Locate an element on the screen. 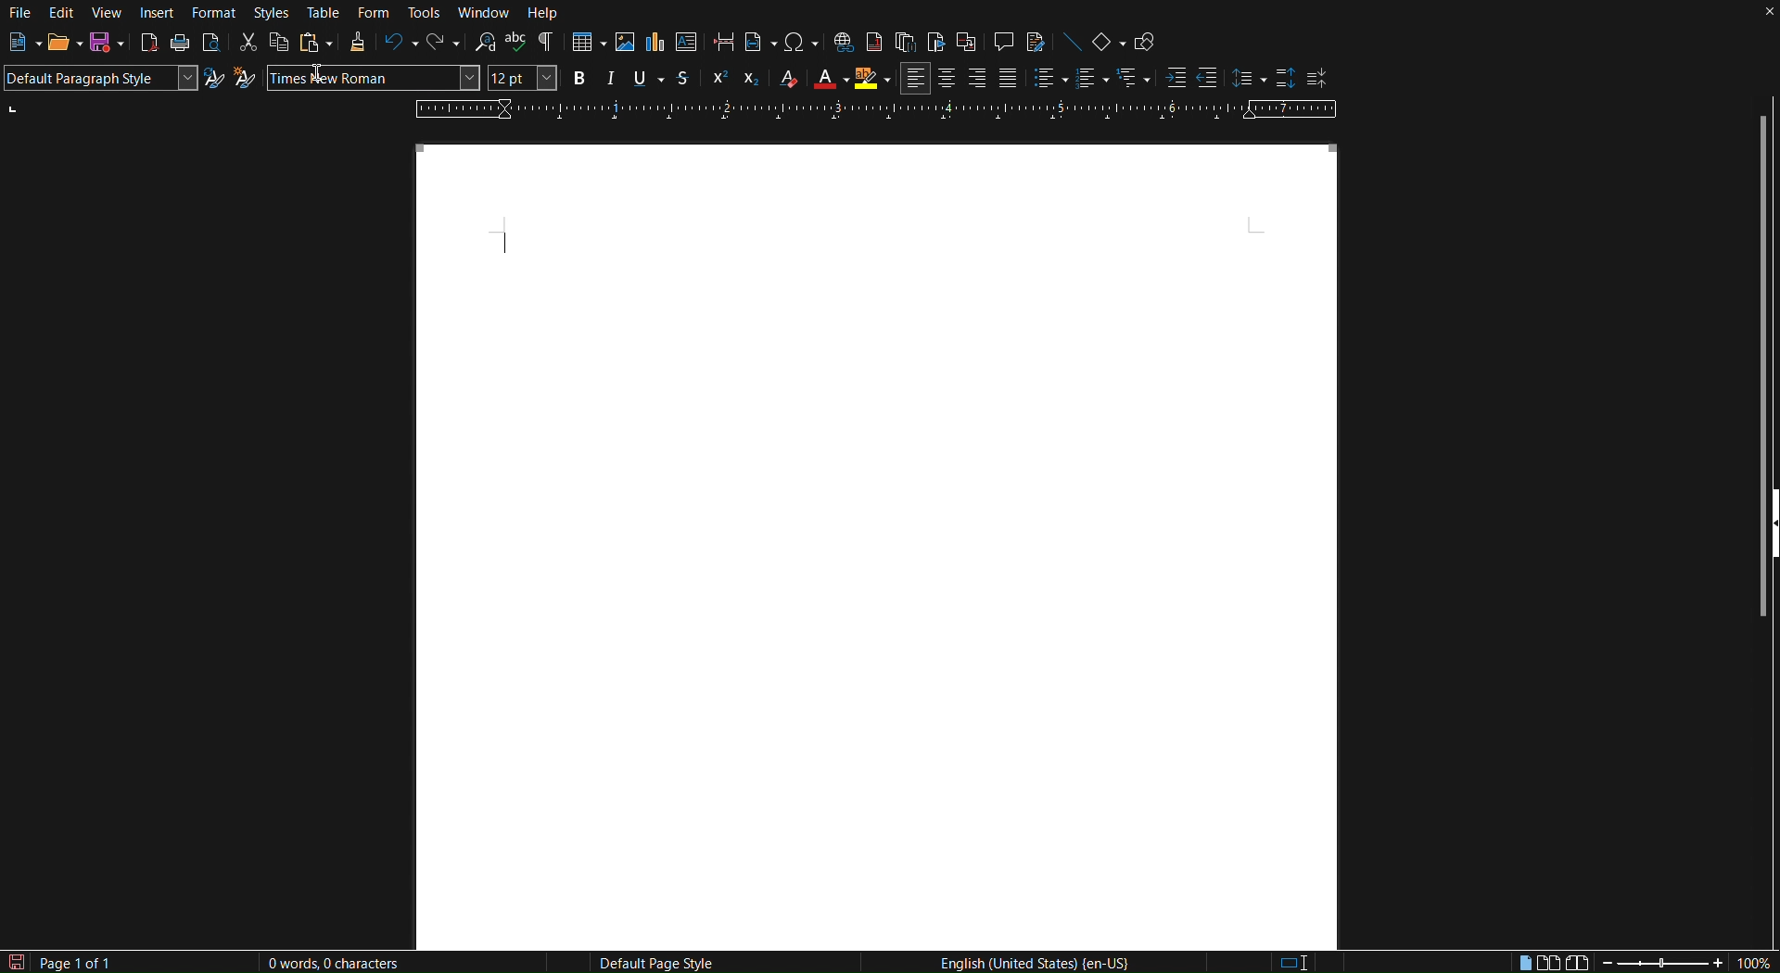  Save is located at coordinates (108, 44).